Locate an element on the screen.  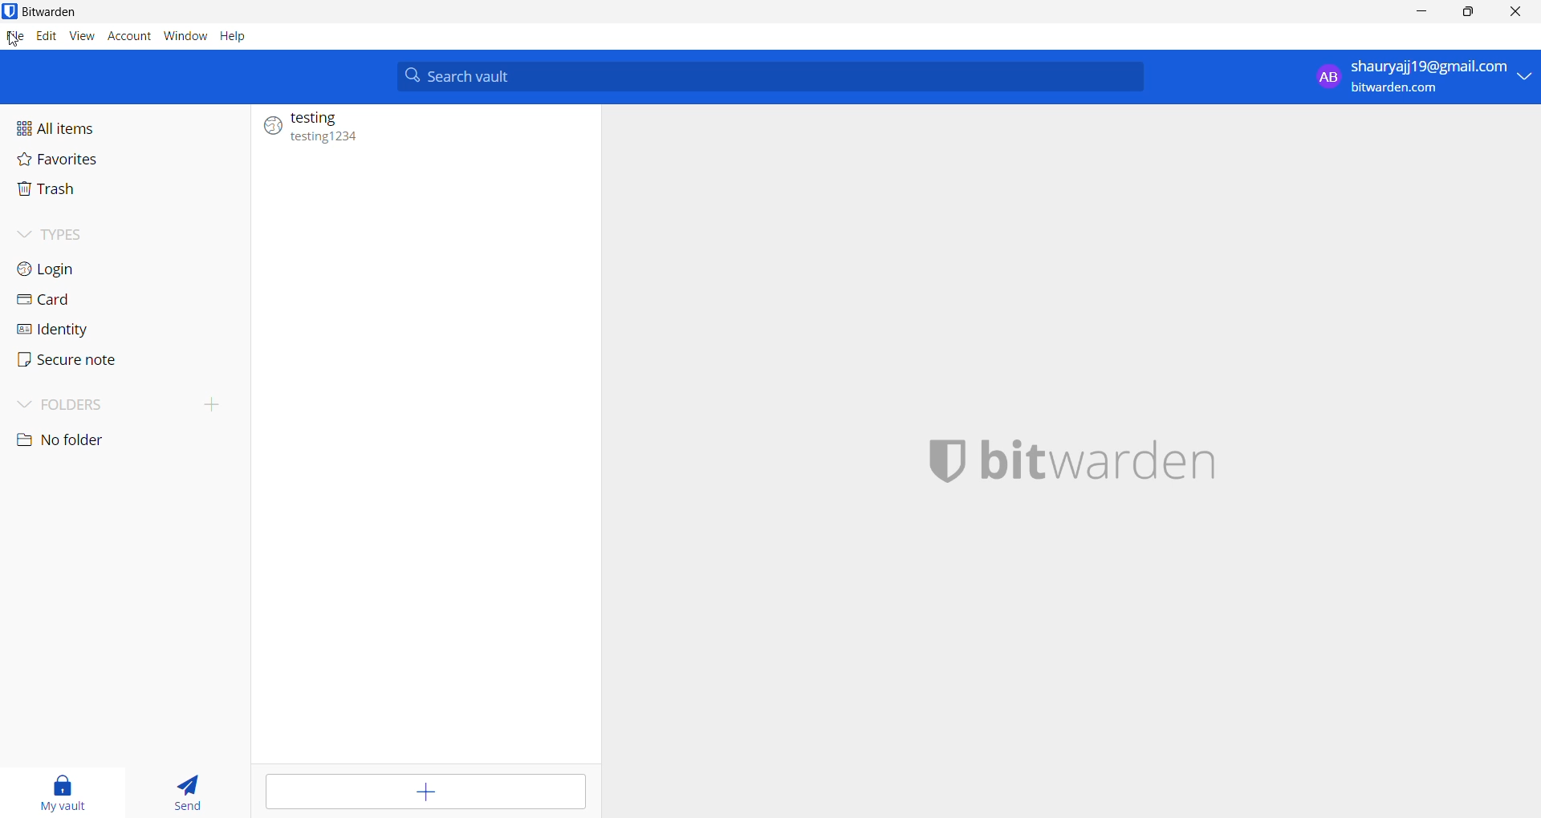
view is located at coordinates (80, 36).